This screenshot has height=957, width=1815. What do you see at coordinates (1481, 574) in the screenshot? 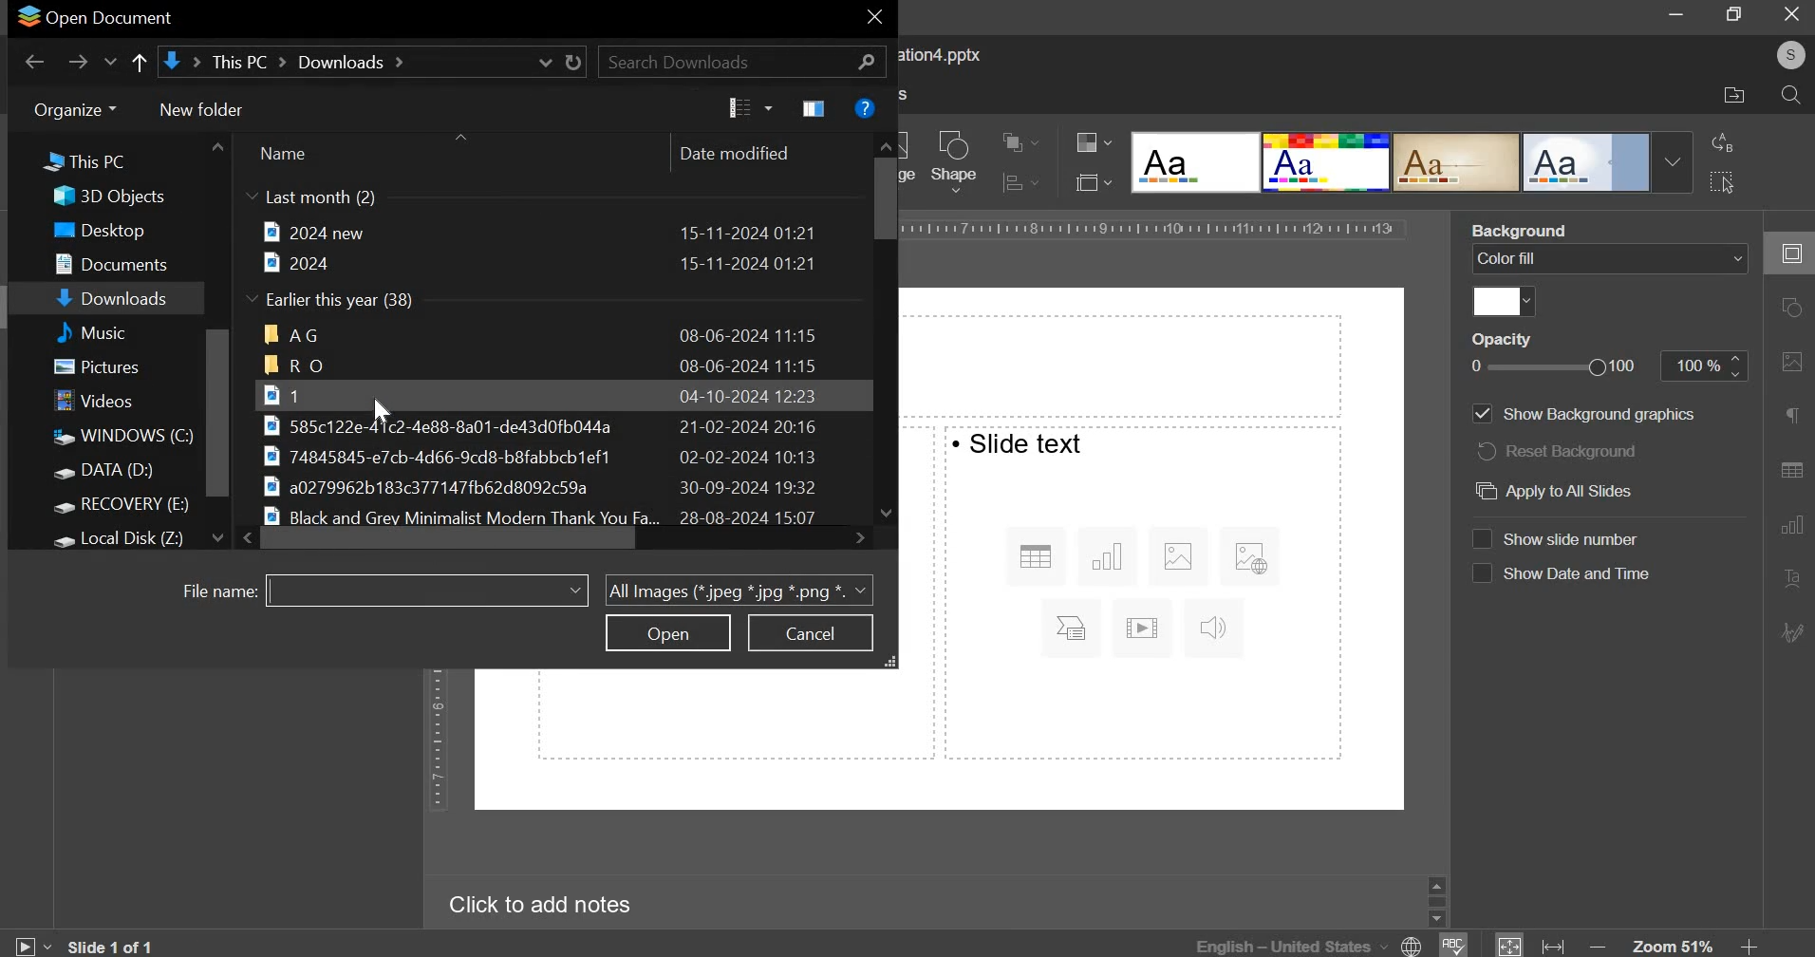
I see `check box` at bounding box center [1481, 574].